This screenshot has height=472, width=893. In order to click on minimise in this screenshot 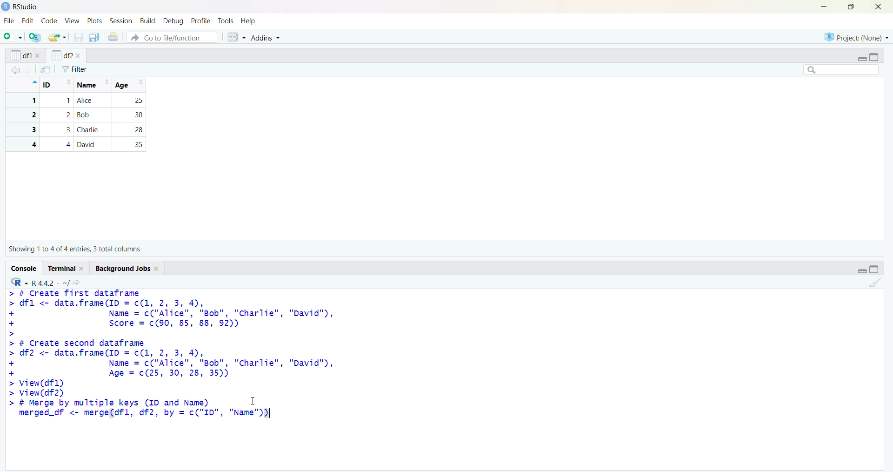, I will do `click(824, 6)`.